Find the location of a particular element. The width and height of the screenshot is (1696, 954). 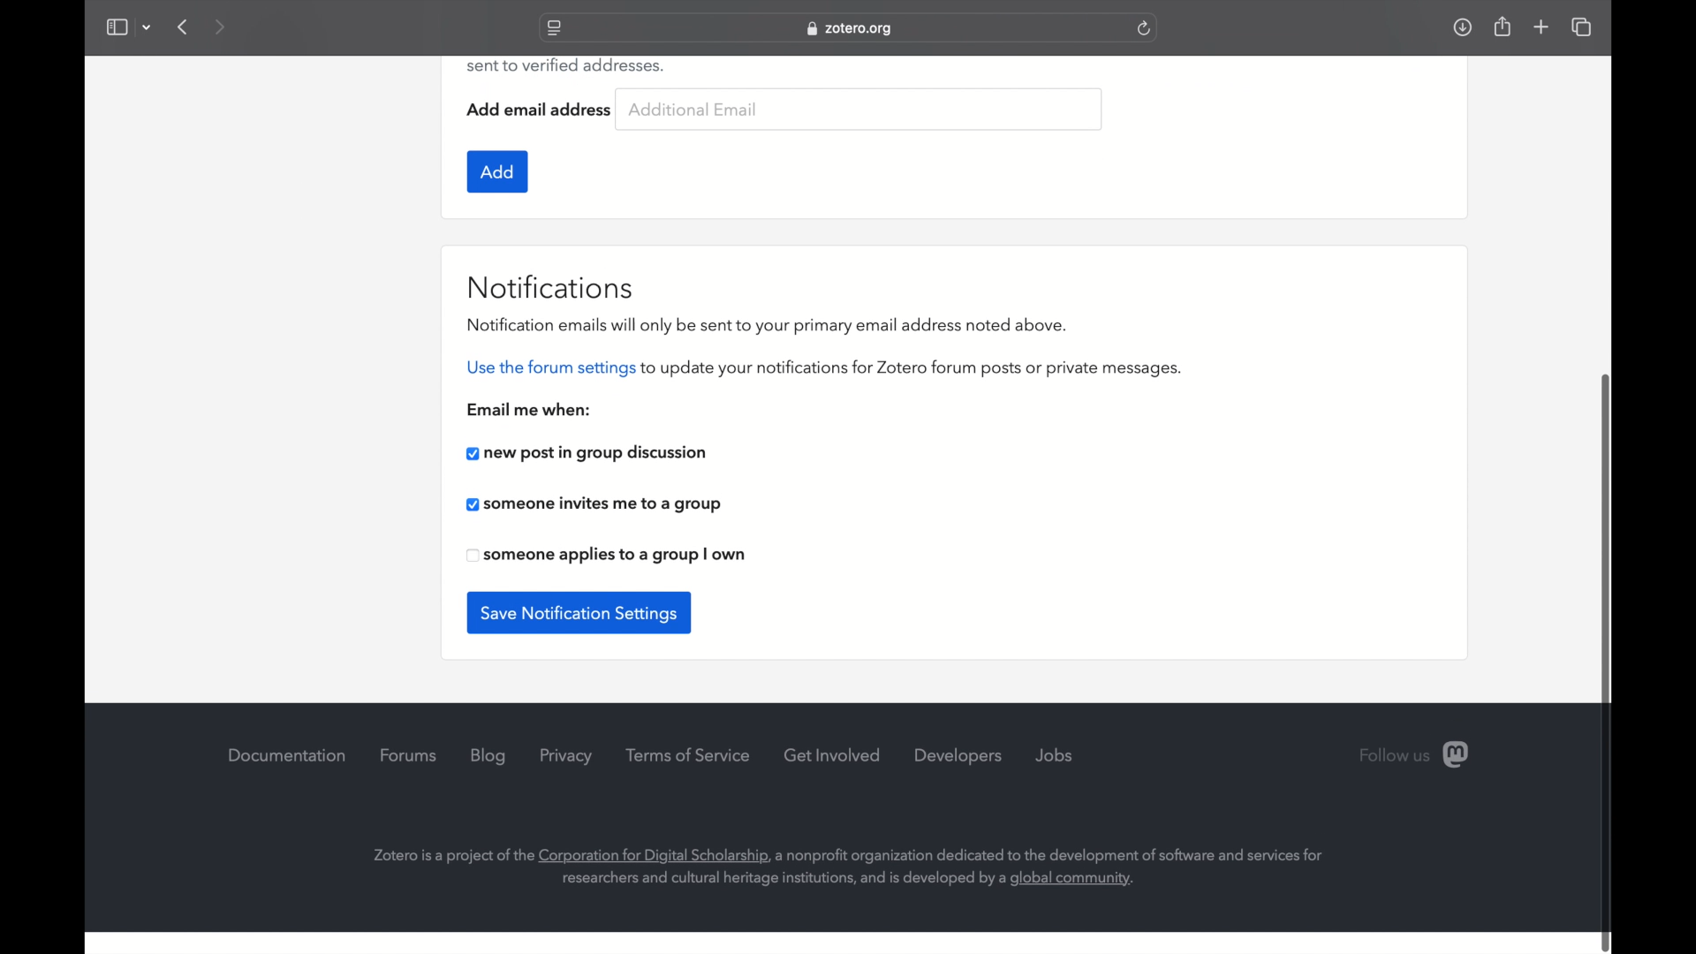

zotero company's background is located at coordinates (849, 867).